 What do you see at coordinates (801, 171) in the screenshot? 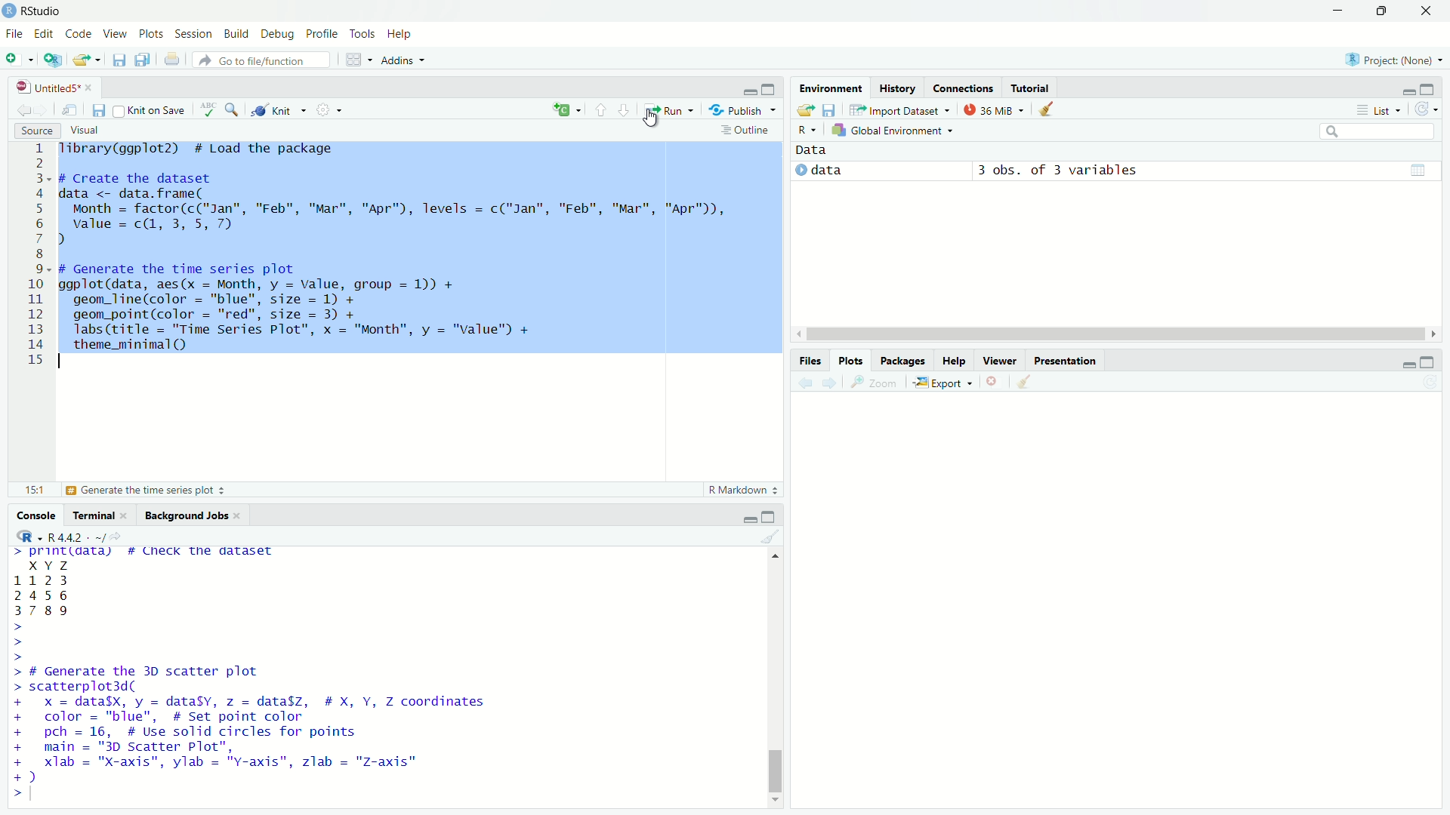
I see `play` at bounding box center [801, 171].